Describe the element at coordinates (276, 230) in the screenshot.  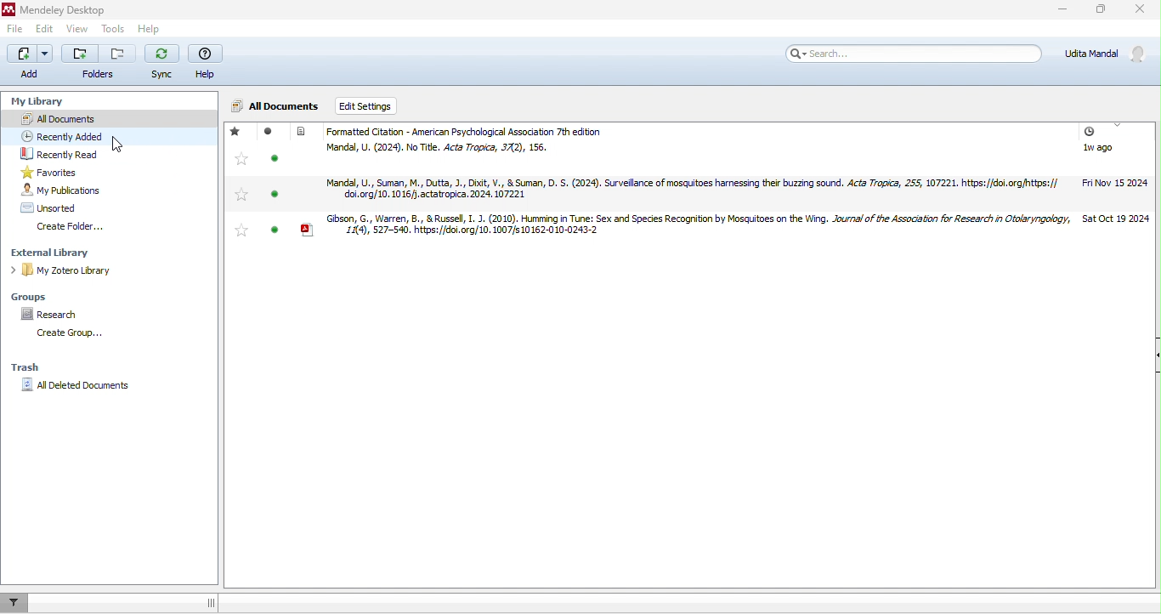
I see `` at that location.